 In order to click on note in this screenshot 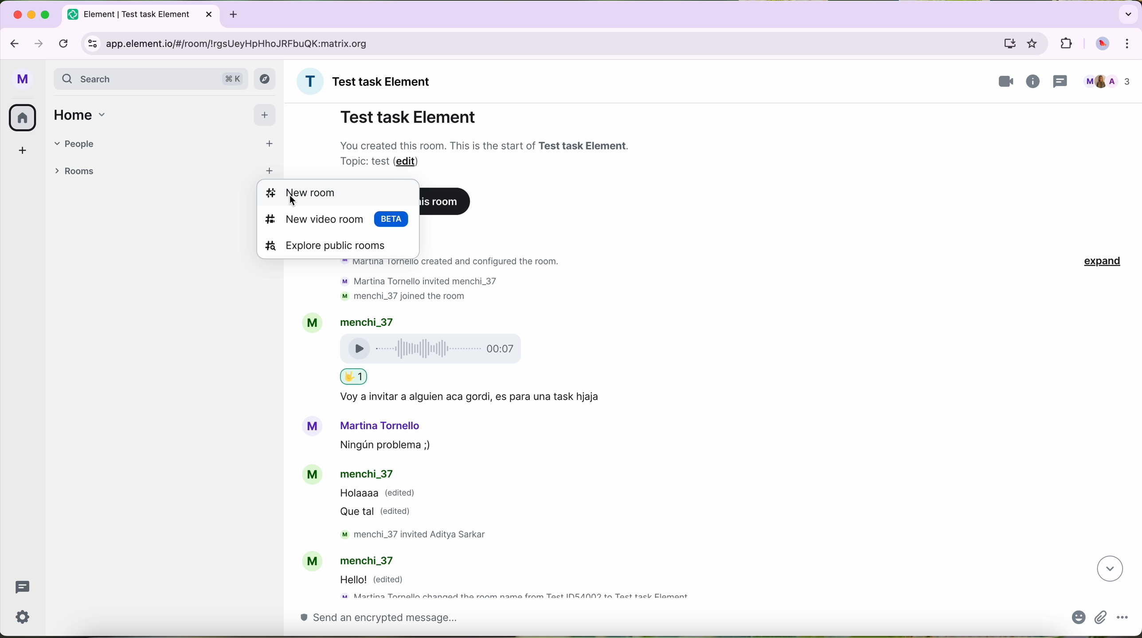, I will do `click(487, 152)`.